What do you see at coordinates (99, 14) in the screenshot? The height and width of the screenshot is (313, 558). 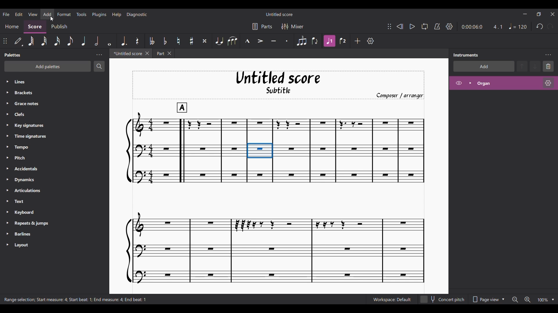 I see `Plugins menu` at bounding box center [99, 14].